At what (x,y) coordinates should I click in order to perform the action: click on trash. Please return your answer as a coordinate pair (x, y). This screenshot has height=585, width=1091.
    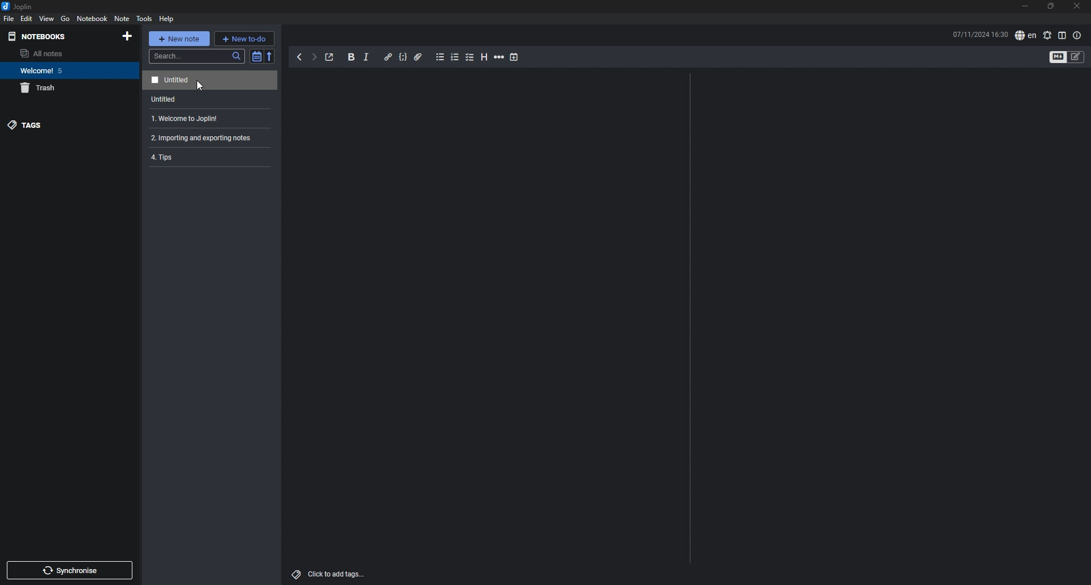
    Looking at the image, I should click on (60, 89).